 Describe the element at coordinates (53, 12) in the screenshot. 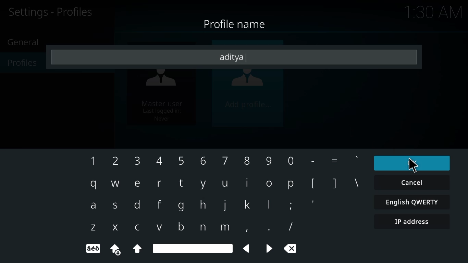

I see `profiles` at that location.